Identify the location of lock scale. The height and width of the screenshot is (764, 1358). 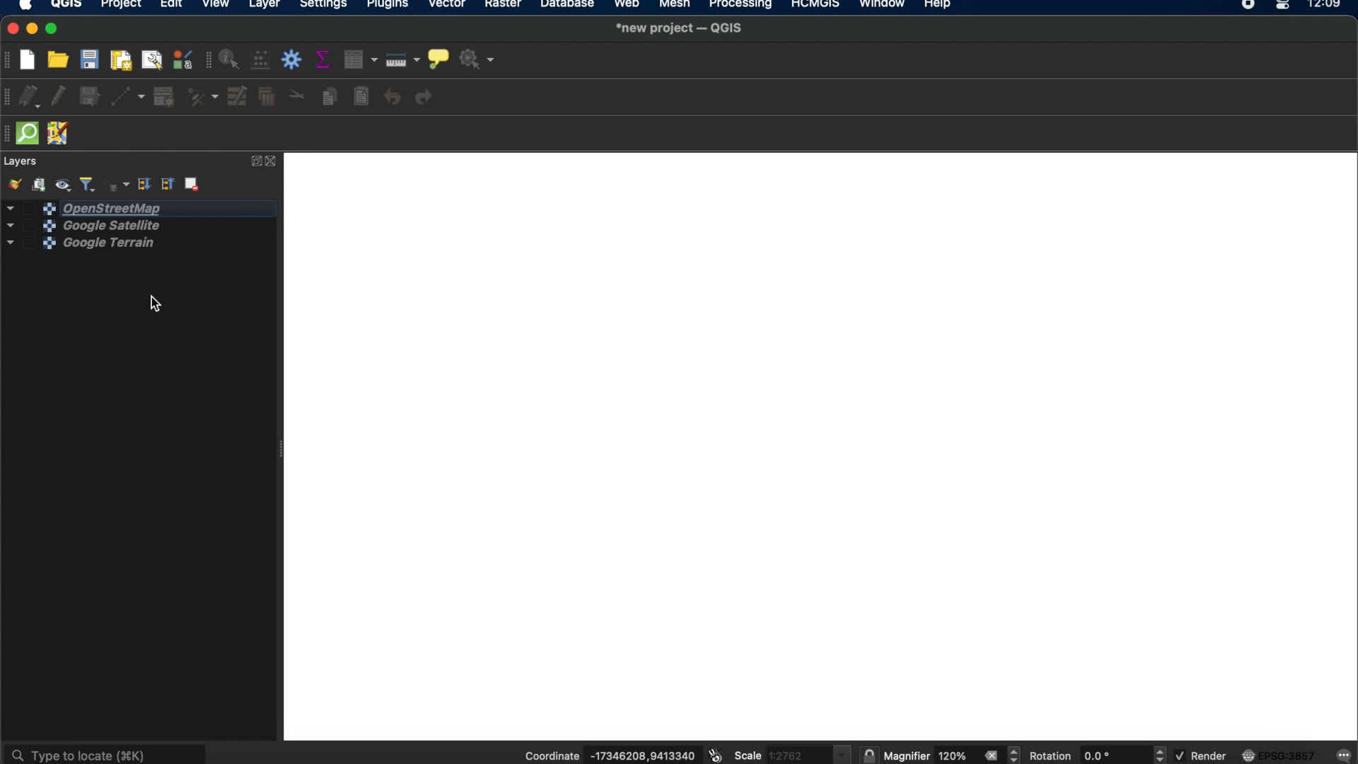
(869, 756).